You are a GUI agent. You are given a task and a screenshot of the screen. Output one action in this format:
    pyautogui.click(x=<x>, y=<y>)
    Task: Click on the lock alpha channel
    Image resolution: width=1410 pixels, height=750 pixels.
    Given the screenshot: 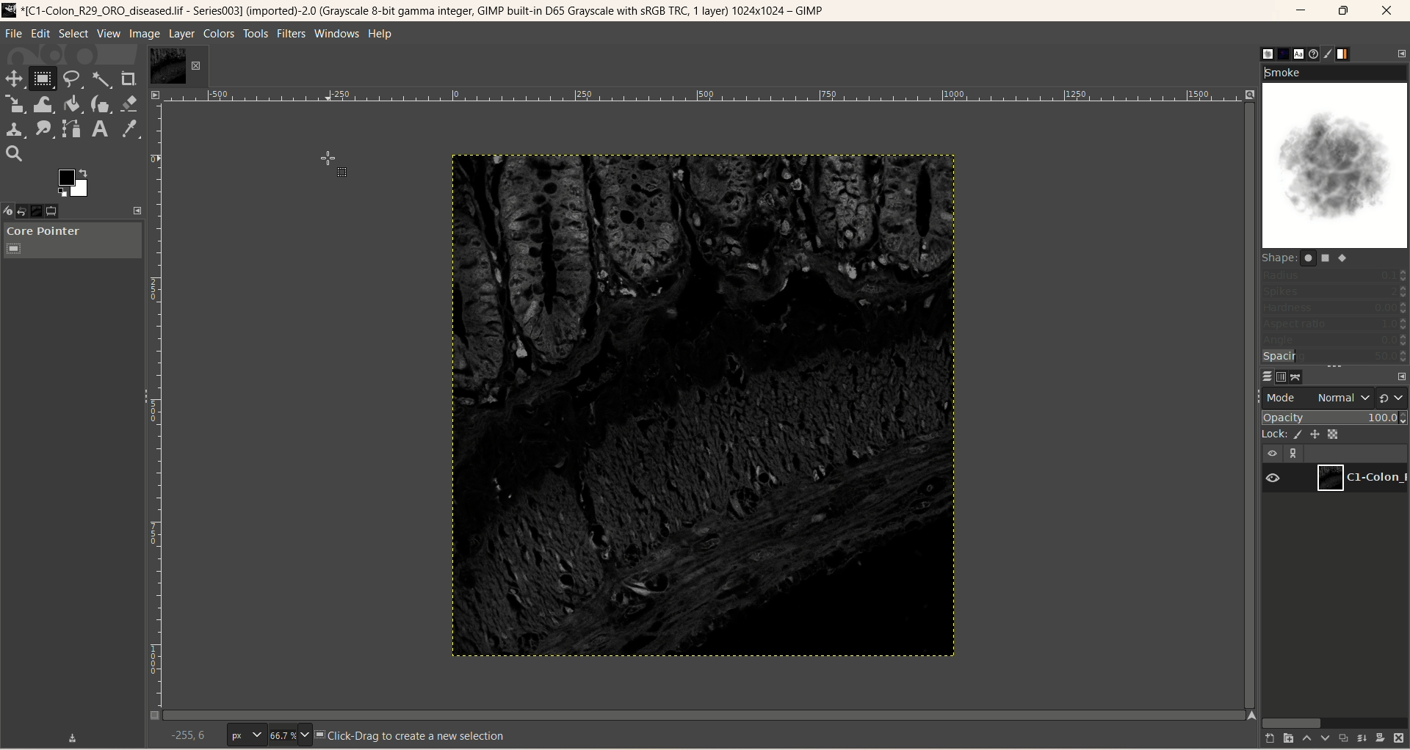 What is the action you would take?
    pyautogui.click(x=1334, y=435)
    